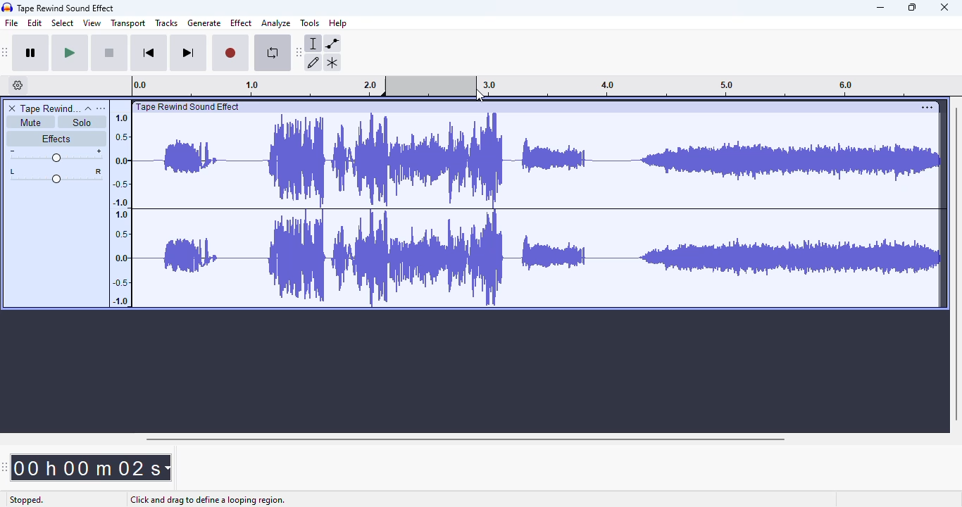  Describe the element at coordinates (482, 94) in the screenshot. I see `cursor` at that location.